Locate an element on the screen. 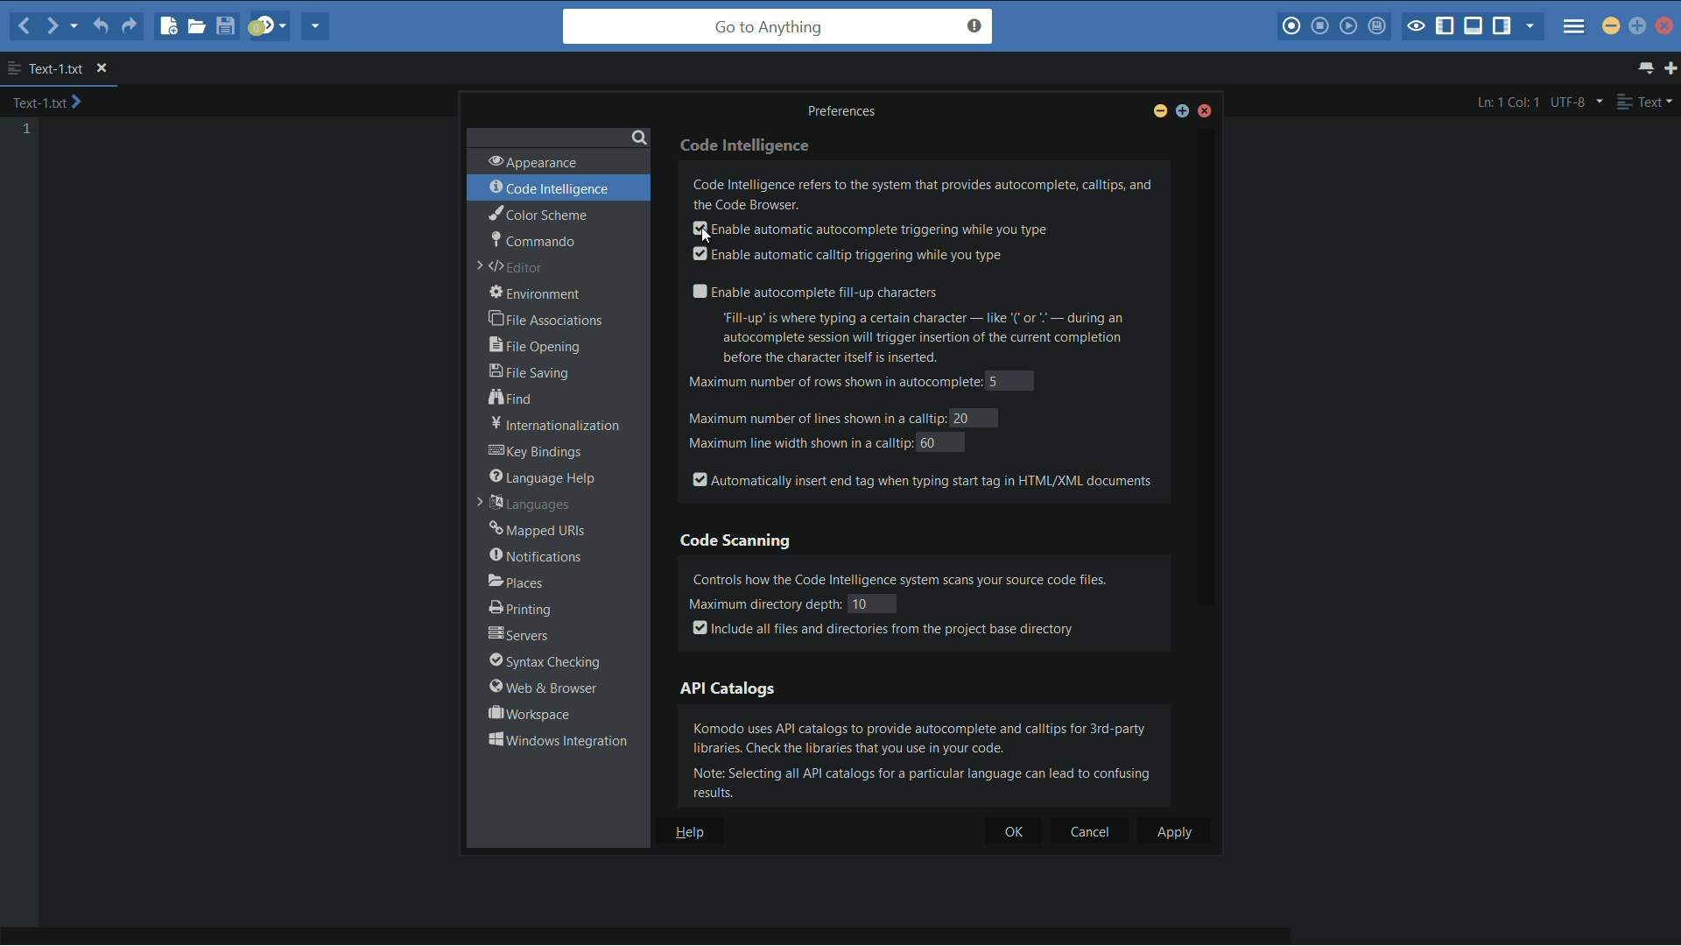 This screenshot has width=1681, height=946. new tab is located at coordinates (1670, 67).